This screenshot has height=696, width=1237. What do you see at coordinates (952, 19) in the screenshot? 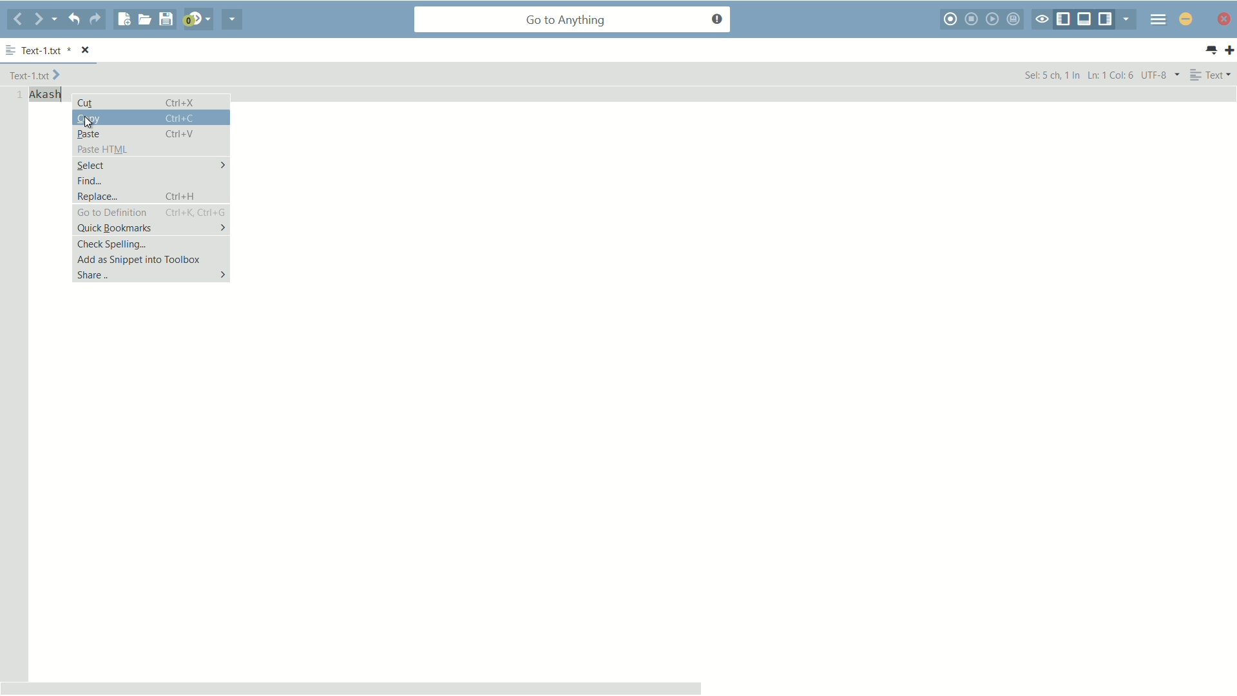
I see `record macro` at bounding box center [952, 19].